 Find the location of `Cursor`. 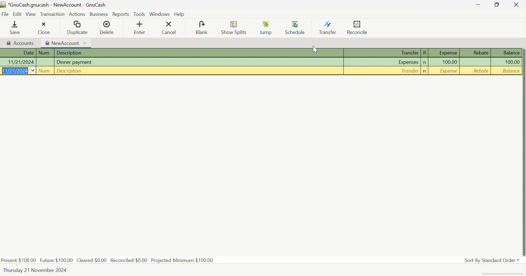

Cursor is located at coordinates (315, 49).